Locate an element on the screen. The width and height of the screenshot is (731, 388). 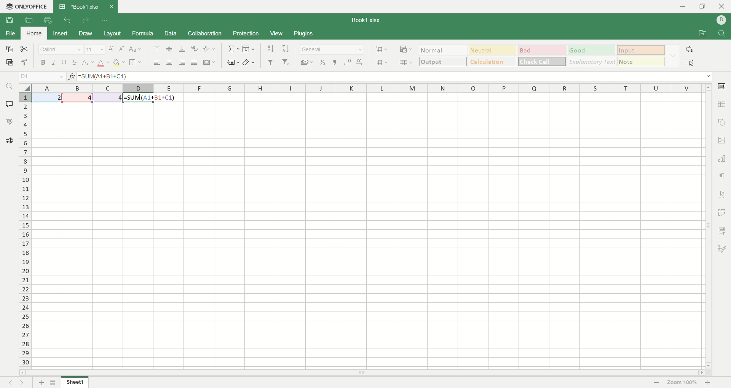
output is located at coordinates (444, 62).